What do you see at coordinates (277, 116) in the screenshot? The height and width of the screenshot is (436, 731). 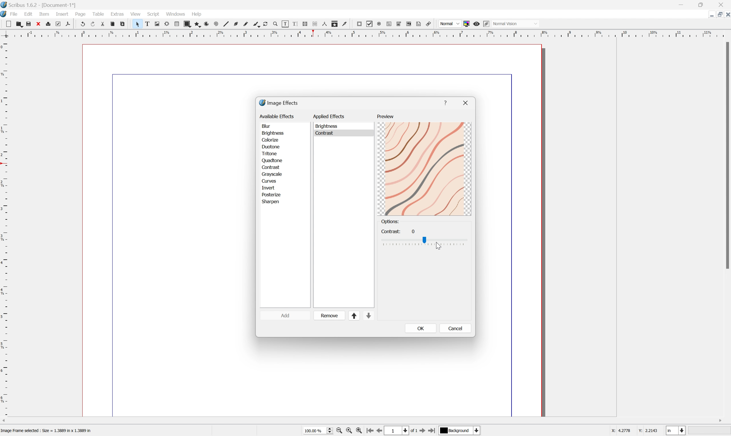 I see `available effects` at bounding box center [277, 116].